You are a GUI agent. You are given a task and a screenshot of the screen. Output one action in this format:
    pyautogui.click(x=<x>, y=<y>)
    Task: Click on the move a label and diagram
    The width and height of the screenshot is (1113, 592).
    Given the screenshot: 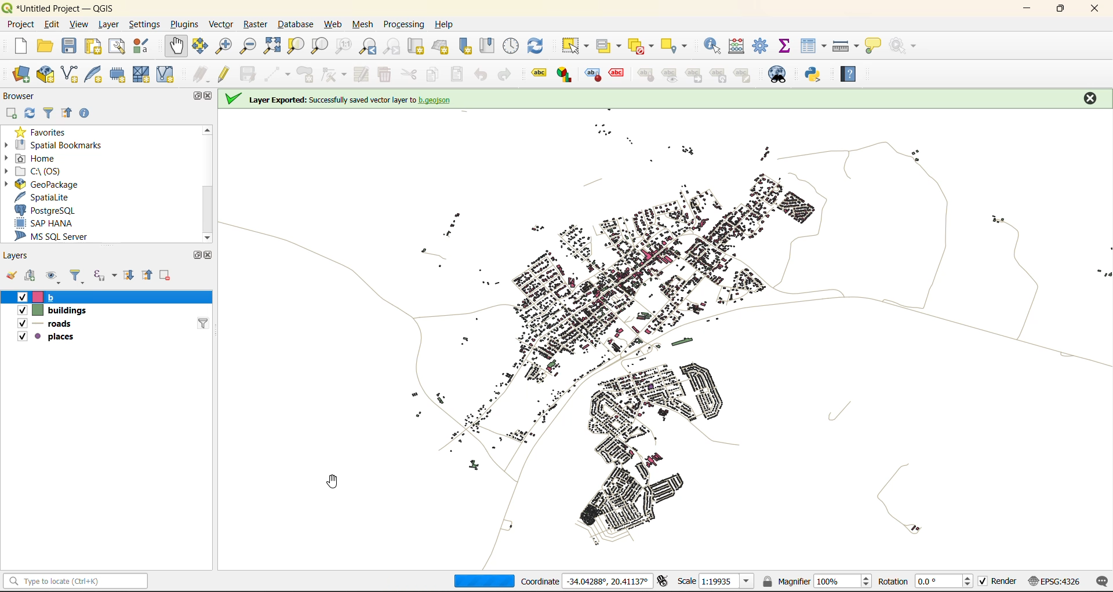 What is the action you would take?
    pyautogui.click(x=691, y=76)
    